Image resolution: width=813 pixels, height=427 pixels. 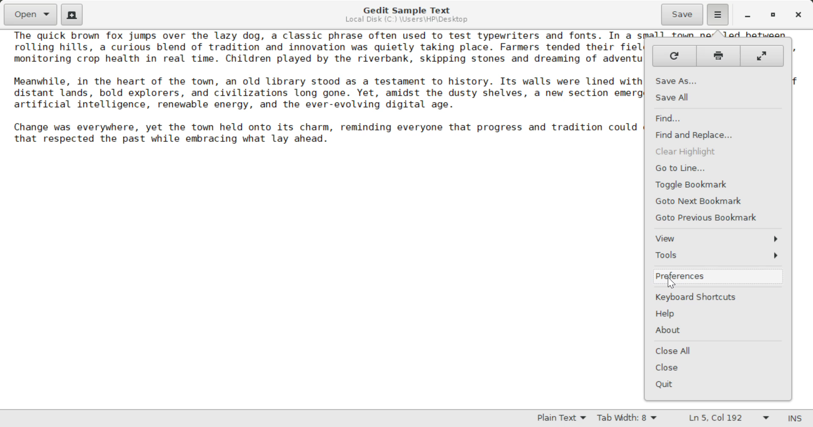 What do you see at coordinates (719, 57) in the screenshot?
I see `Print` at bounding box center [719, 57].